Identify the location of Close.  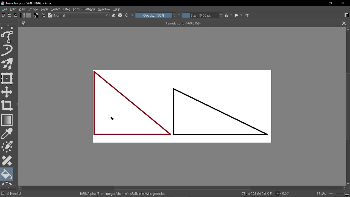
(343, 4).